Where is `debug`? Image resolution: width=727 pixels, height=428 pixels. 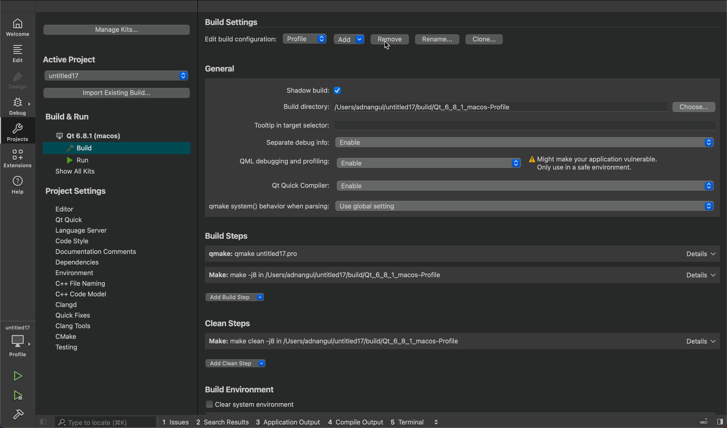 debug is located at coordinates (18, 108).